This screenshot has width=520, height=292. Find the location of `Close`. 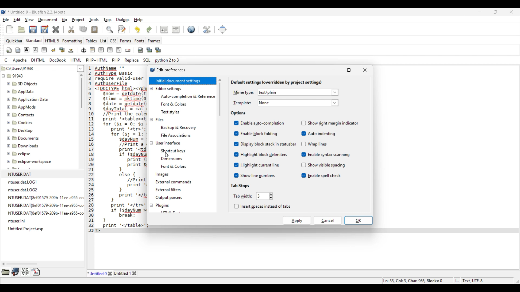

Close is located at coordinates (56, 29).